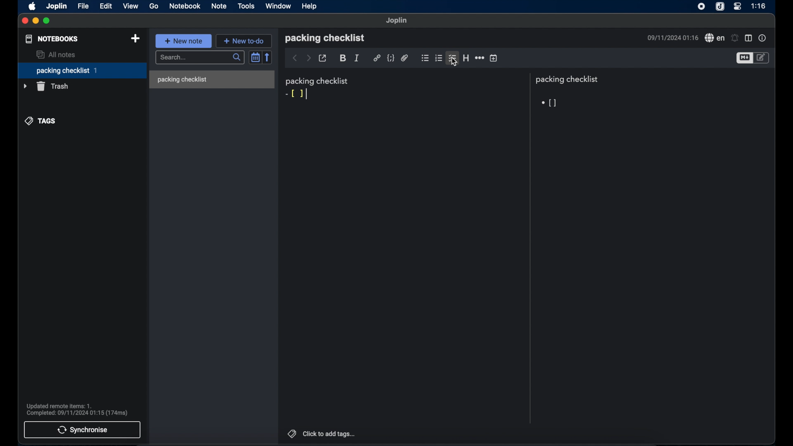 Image resolution: width=793 pixels, height=446 pixels. Describe the element at coordinates (295, 58) in the screenshot. I see `back` at that location.